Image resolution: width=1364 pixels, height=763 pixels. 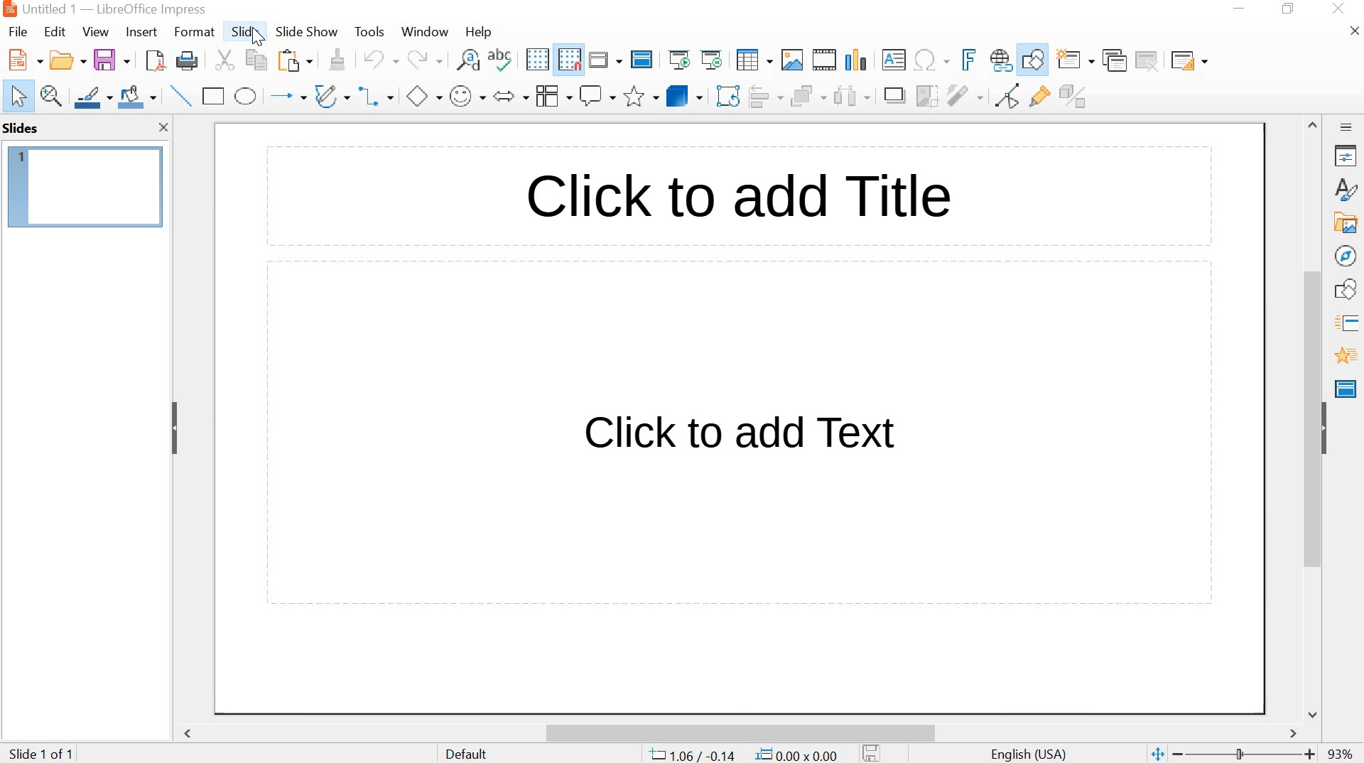 I want to click on Fill color, so click(x=137, y=97).